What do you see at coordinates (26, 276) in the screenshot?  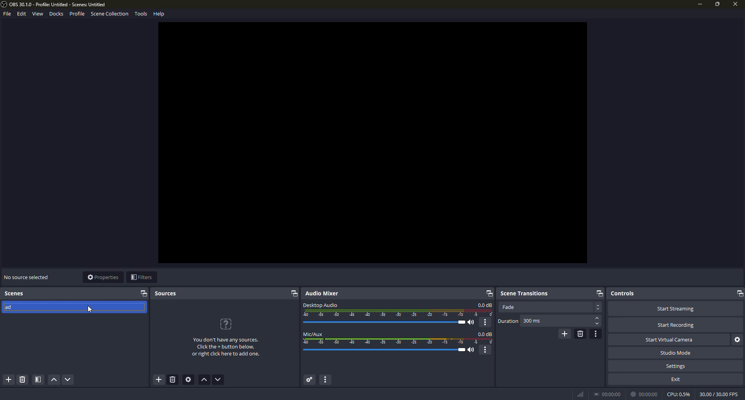 I see `no source selected` at bounding box center [26, 276].